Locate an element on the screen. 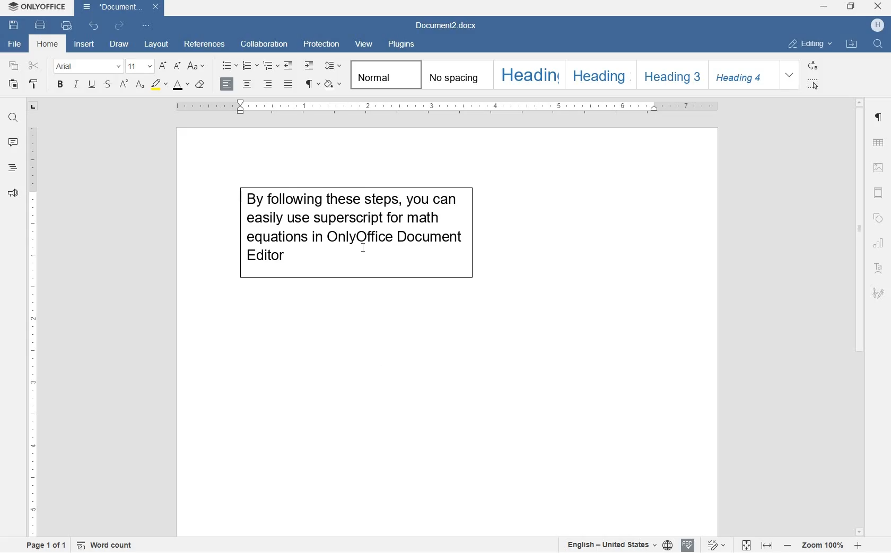  draw is located at coordinates (119, 46).